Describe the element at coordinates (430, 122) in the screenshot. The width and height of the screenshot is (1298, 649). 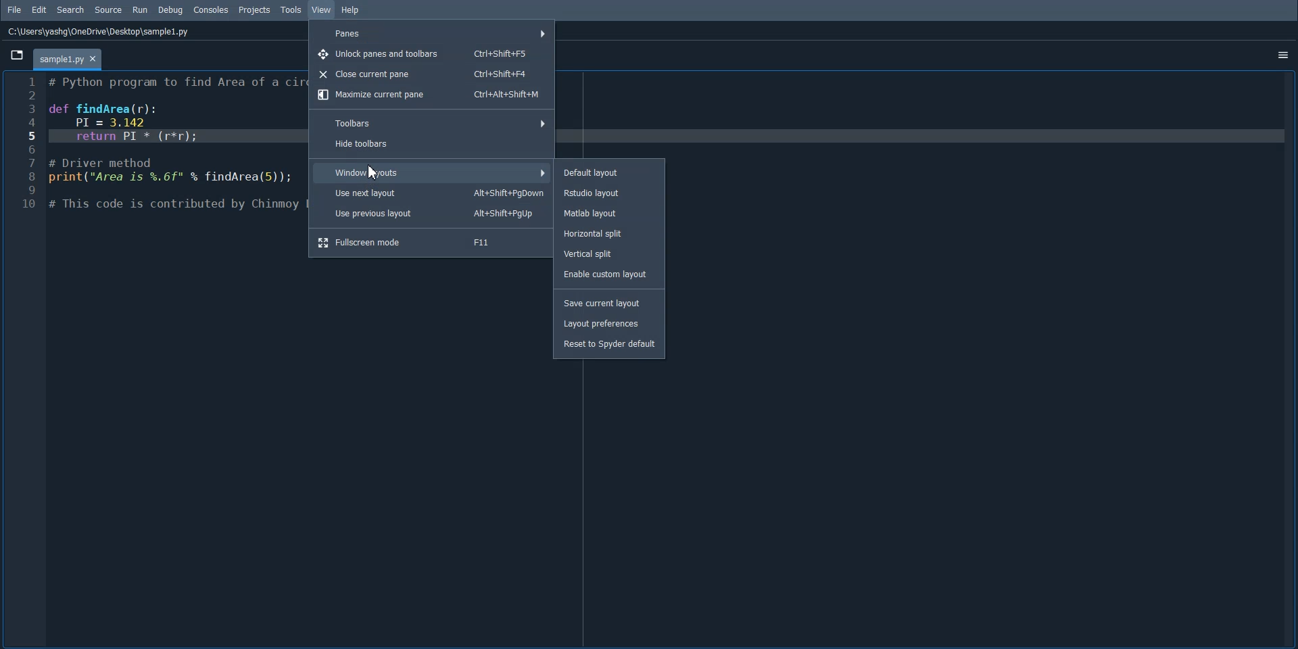
I see `Toolbars` at that location.